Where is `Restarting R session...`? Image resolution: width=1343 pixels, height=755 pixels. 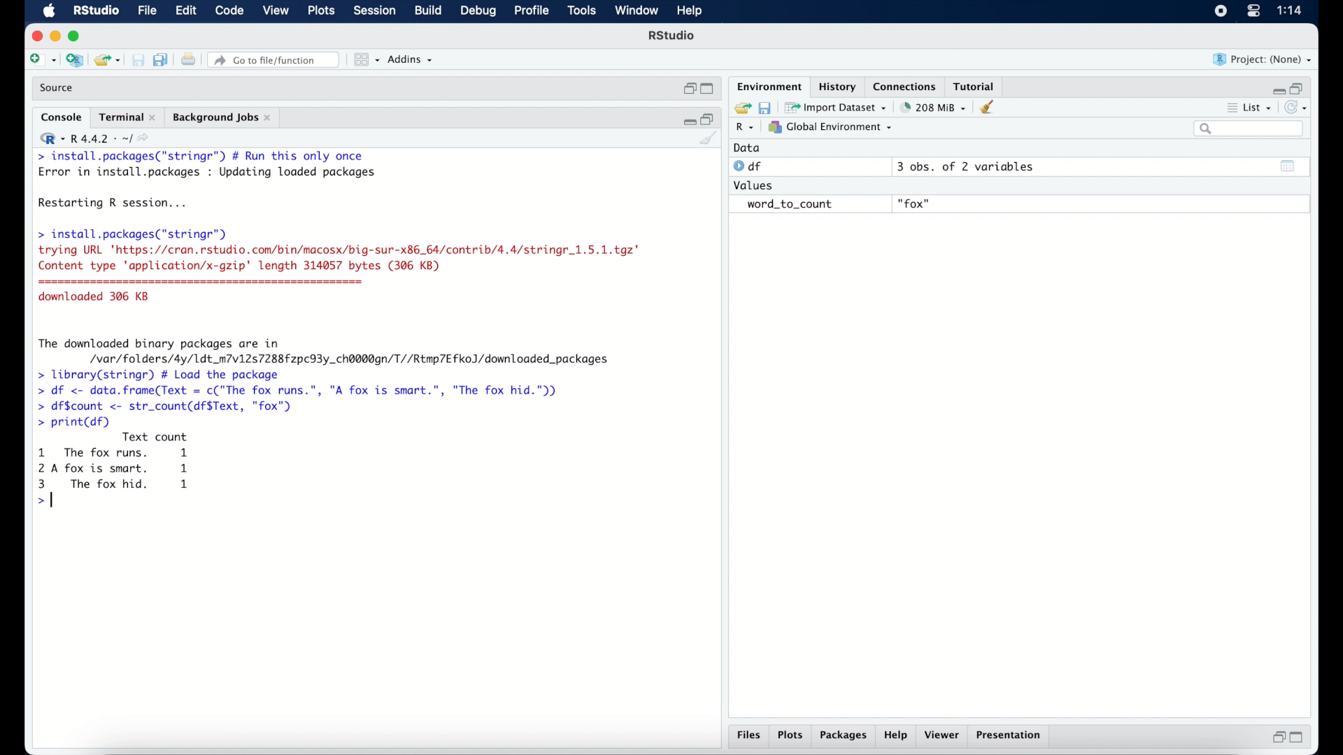 Restarting R session... is located at coordinates (116, 204).